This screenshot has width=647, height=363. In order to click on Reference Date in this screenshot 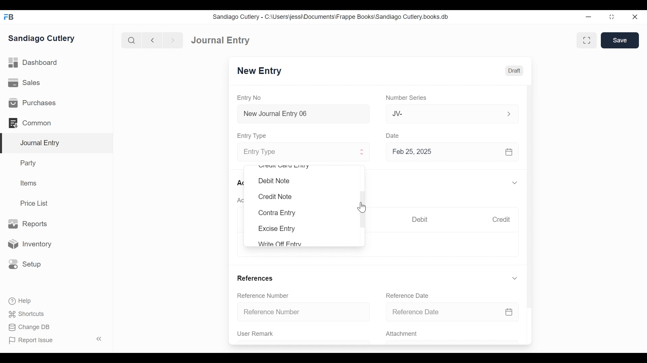, I will do `click(452, 311)`.